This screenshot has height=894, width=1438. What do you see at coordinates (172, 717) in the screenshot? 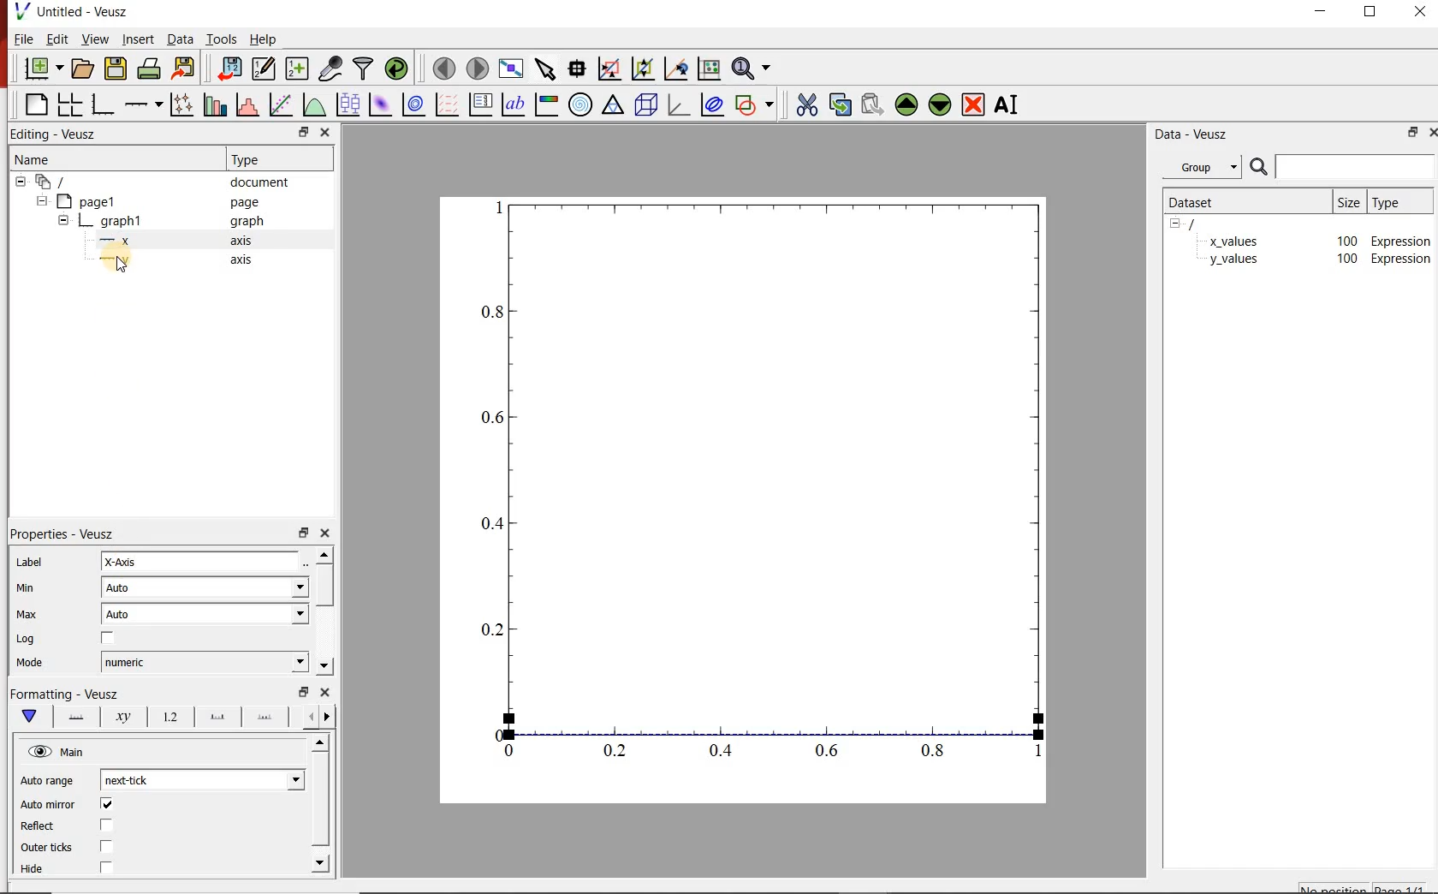
I see `tick label` at bounding box center [172, 717].